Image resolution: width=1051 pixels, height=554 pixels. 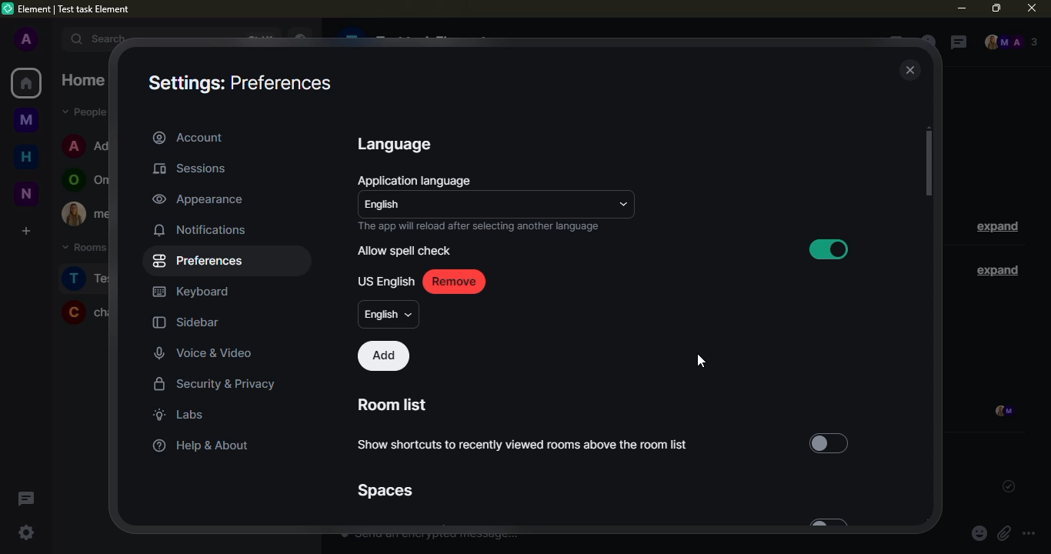 What do you see at coordinates (405, 250) in the screenshot?
I see `allow spell check` at bounding box center [405, 250].